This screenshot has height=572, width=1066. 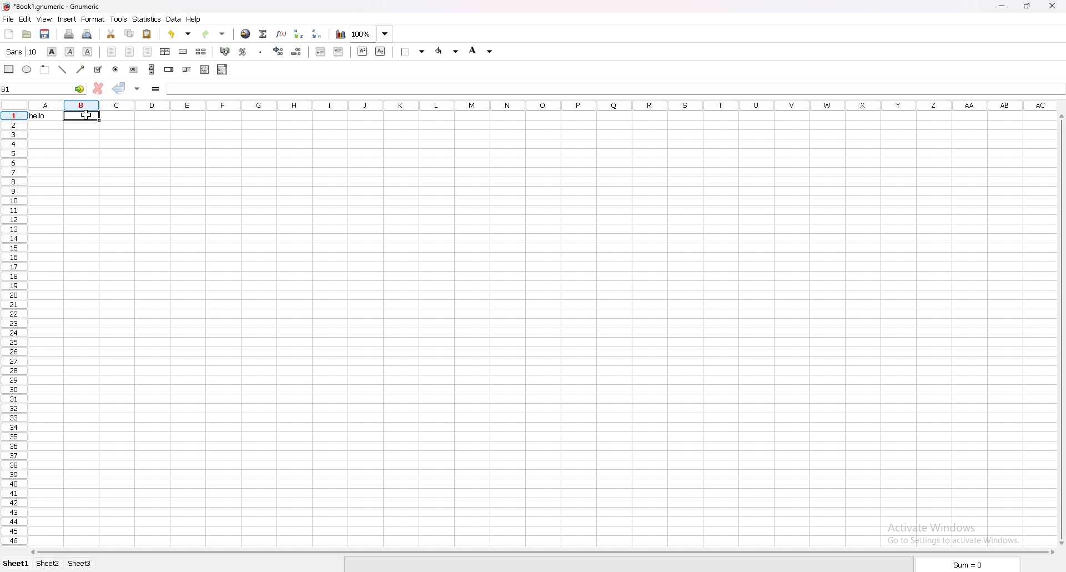 What do you see at coordinates (51, 6) in the screenshot?
I see `gnumeric` at bounding box center [51, 6].